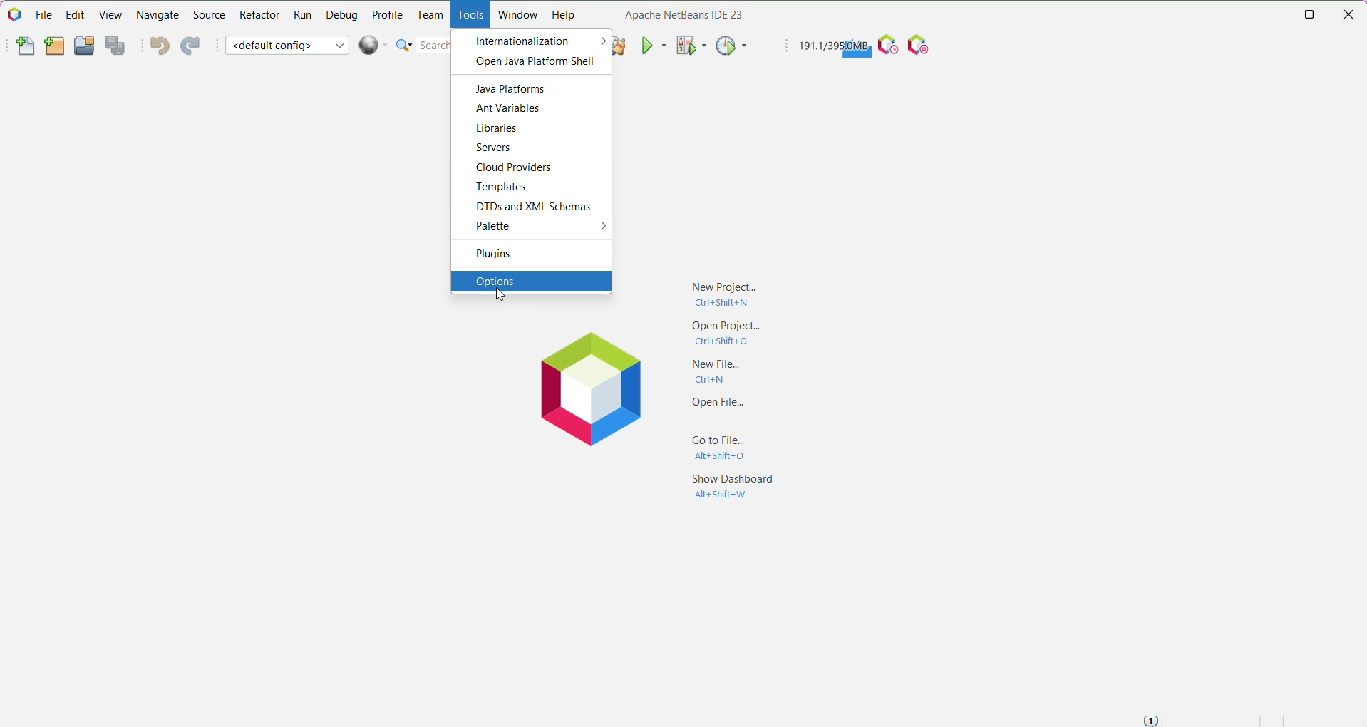 The image size is (1367, 727). Describe the element at coordinates (1153, 718) in the screenshot. I see `Notifications` at that location.